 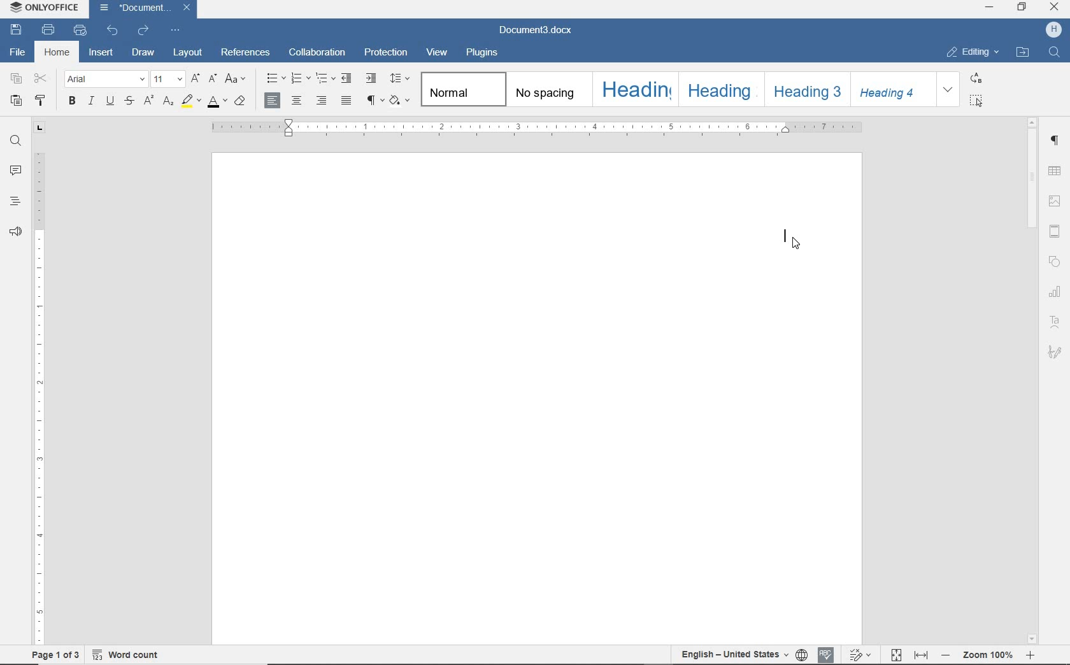 I want to click on UNDO, so click(x=114, y=29).